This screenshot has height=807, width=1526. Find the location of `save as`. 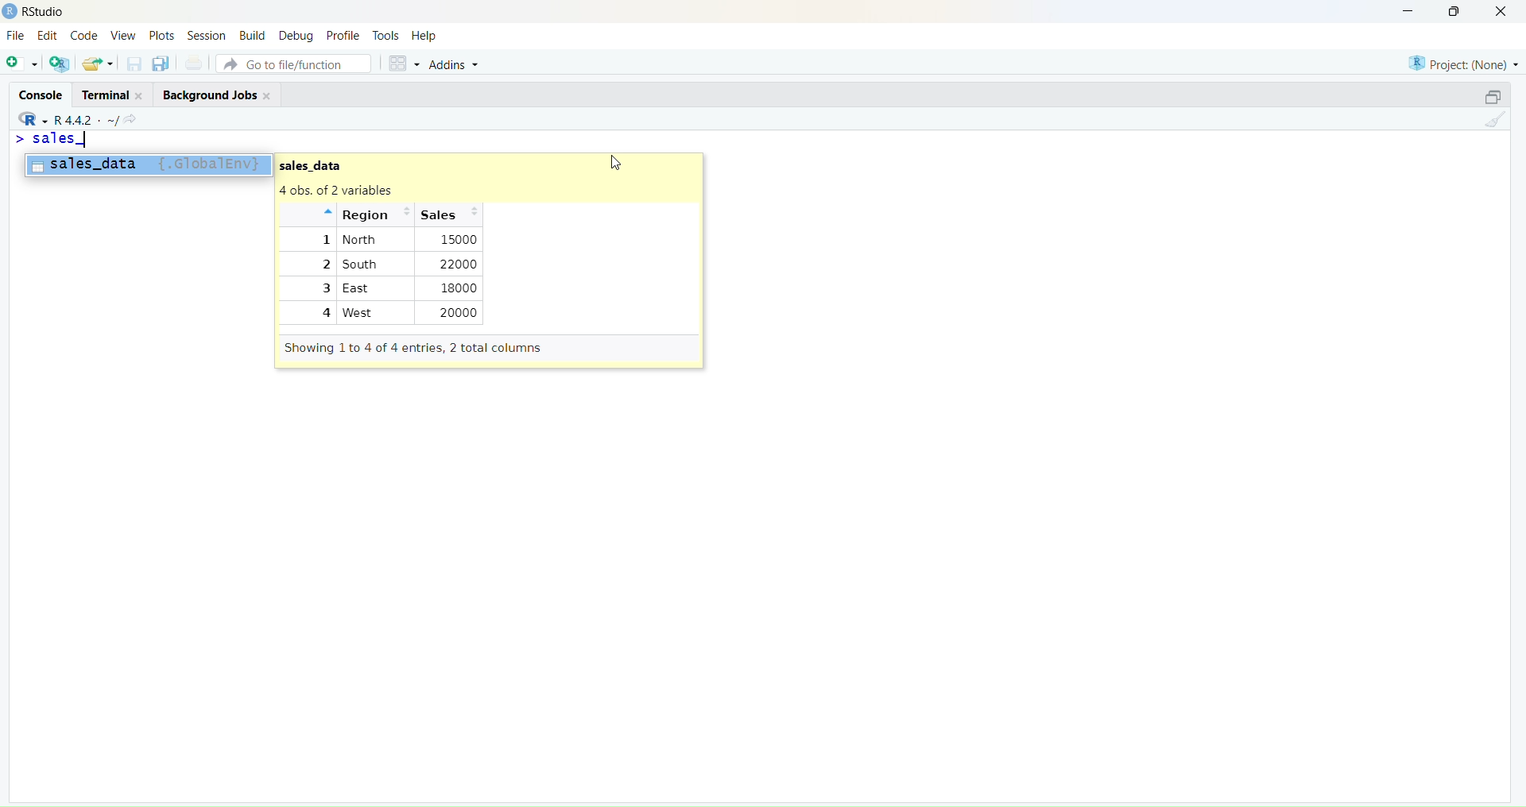

save as is located at coordinates (161, 64).